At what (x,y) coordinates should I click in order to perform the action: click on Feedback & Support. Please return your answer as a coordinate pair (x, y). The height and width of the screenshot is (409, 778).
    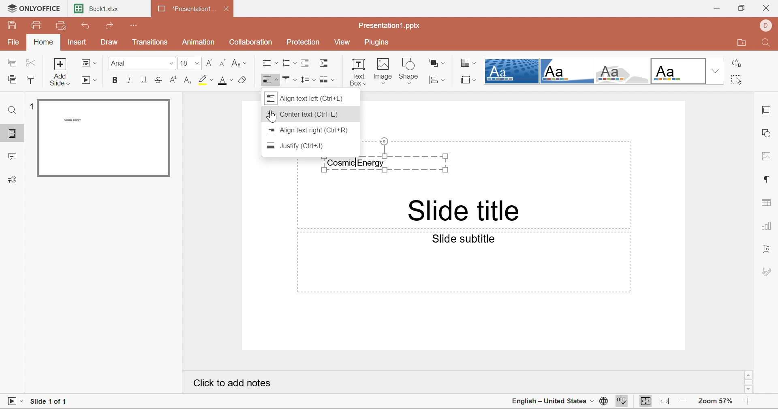
    Looking at the image, I should click on (12, 180).